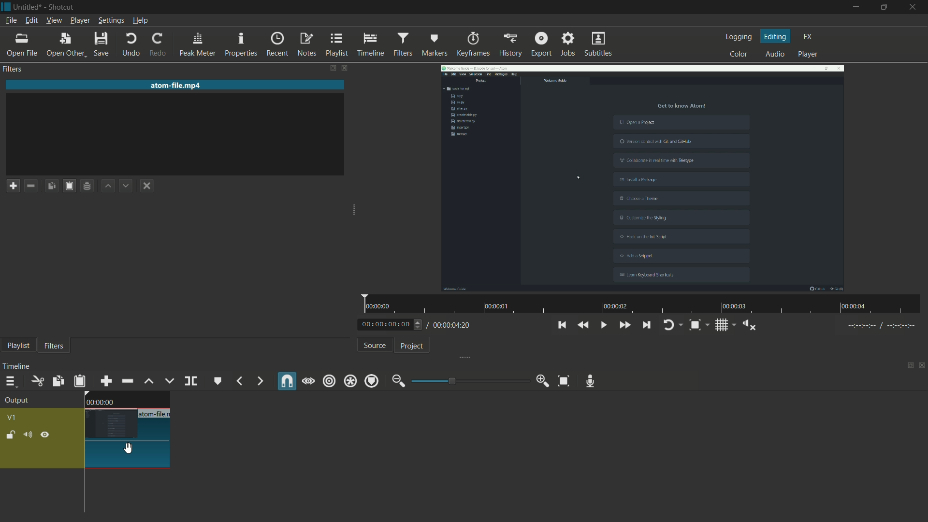 This screenshot has height=522, width=928. What do you see at coordinates (21, 45) in the screenshot?
I see `open file` at bounding box center [21, 45].